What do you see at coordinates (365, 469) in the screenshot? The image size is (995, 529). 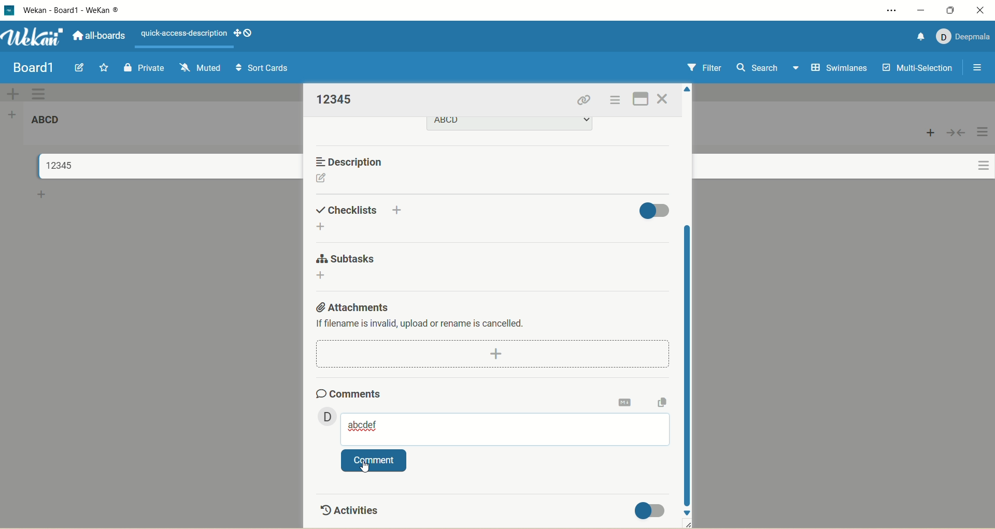 I see `cursor` at bounding box center [365, 469].